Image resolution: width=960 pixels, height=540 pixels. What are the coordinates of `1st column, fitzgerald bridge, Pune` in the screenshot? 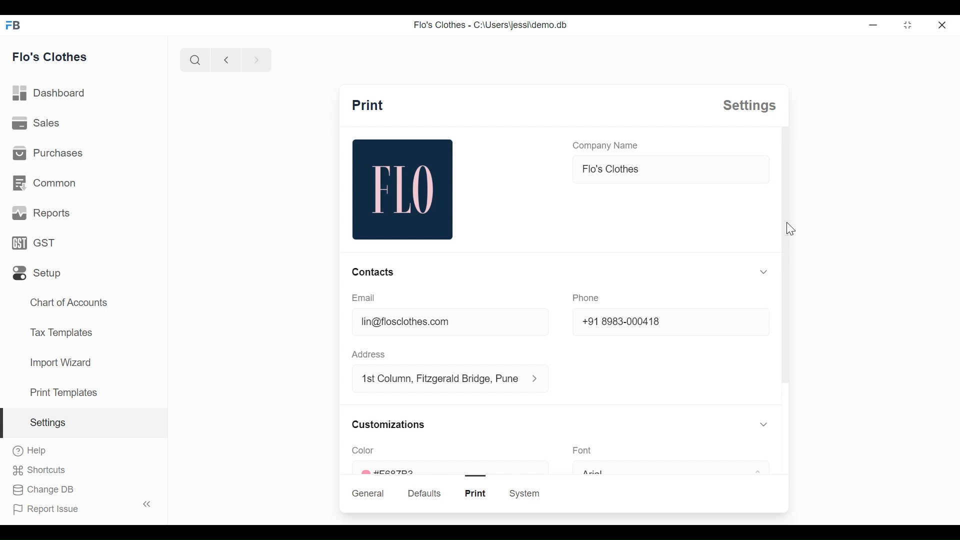 It's located at (437, 378).